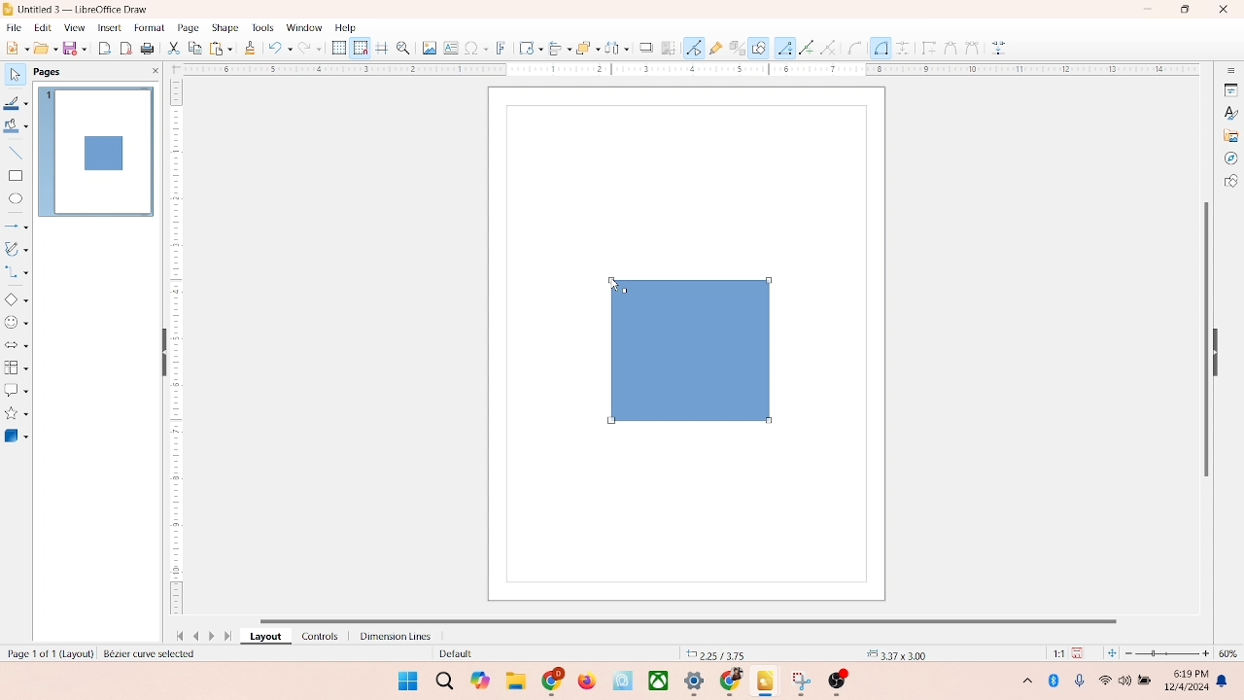 The height and width of the screenshot is (700, 1244). What do you see at coordinates (501, 46) in the screenshot?
I see `fontwork text` at bounding box center [501, 46].